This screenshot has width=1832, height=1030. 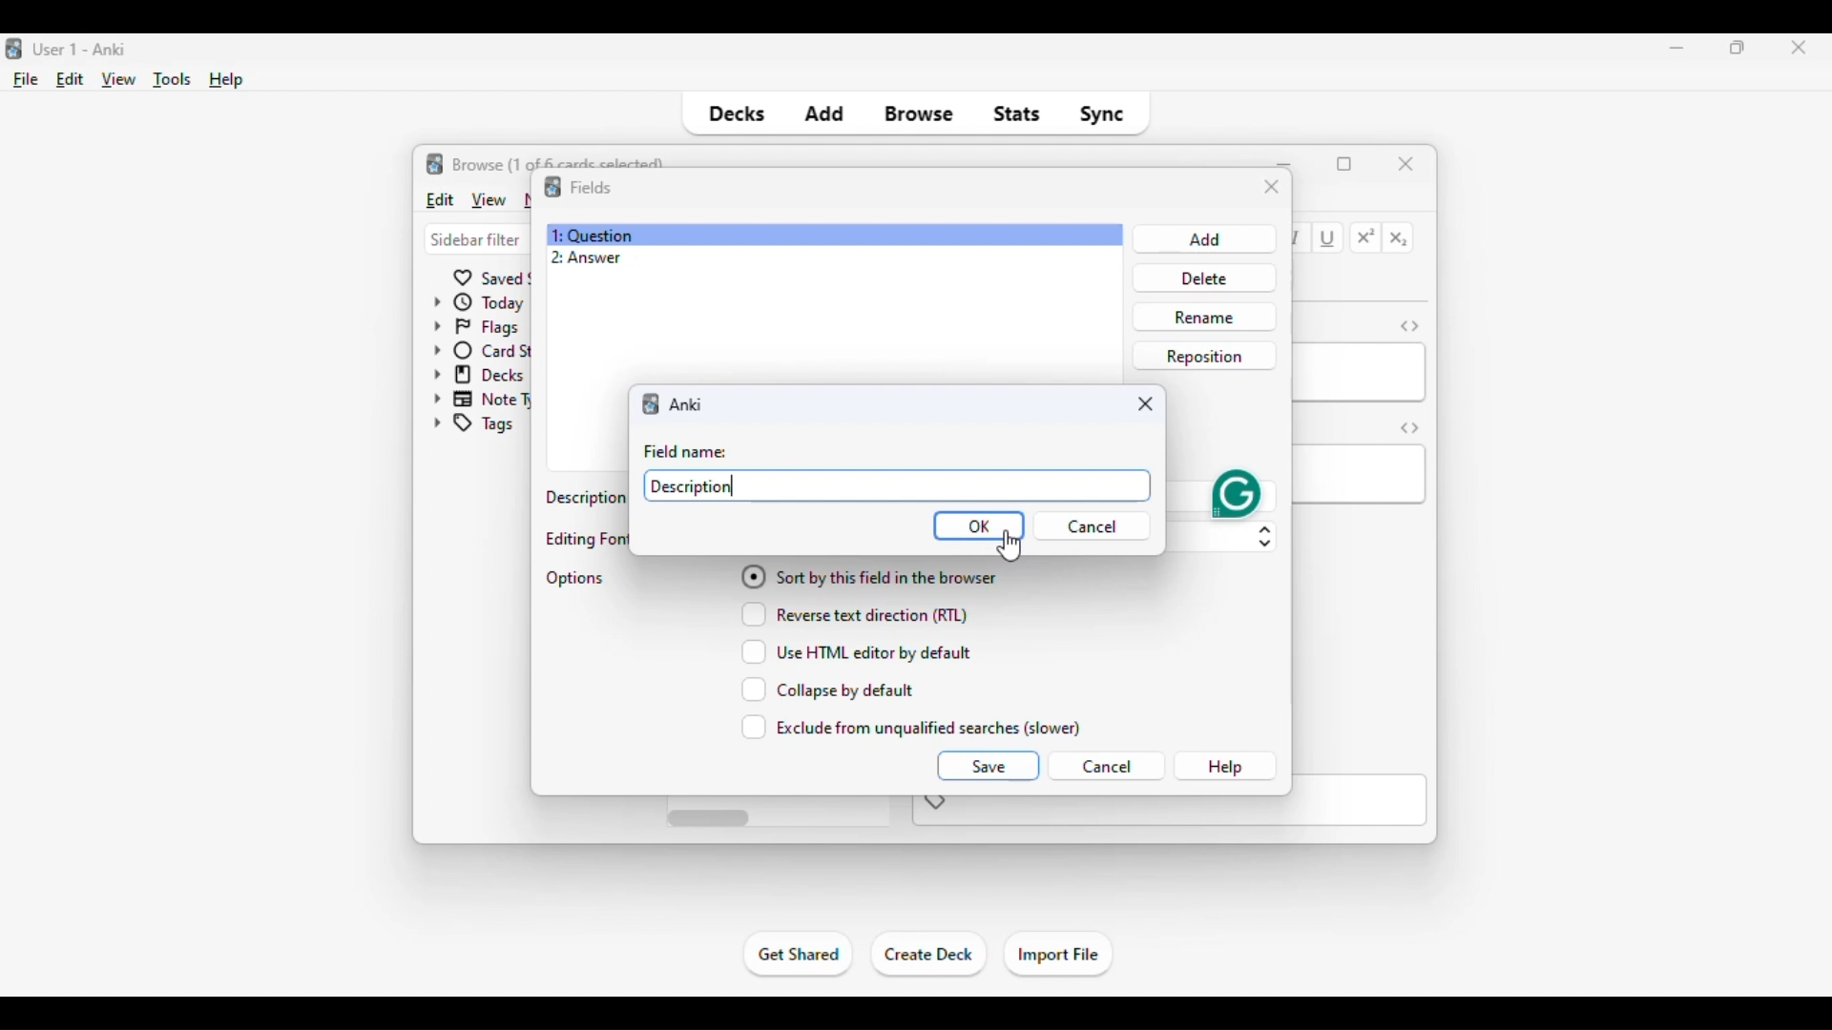 I want to click on exclude from unqualified searches (slower), so click(x=912, y=727).